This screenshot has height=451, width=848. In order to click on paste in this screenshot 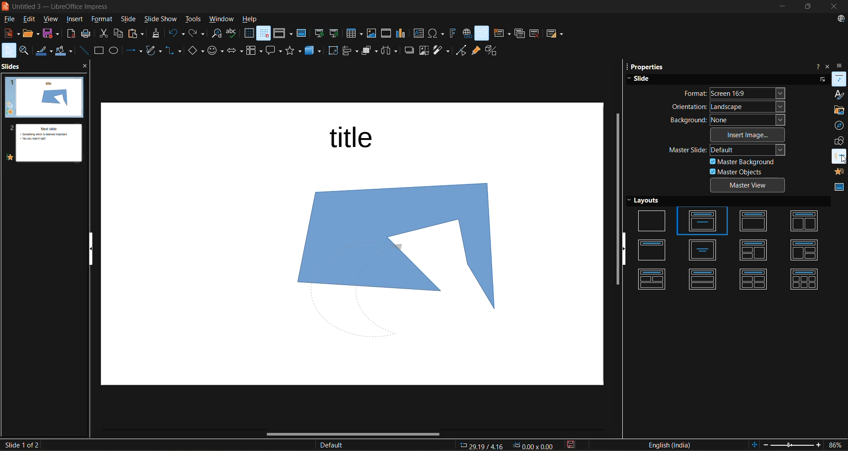, I will do `click(136, 34)`.